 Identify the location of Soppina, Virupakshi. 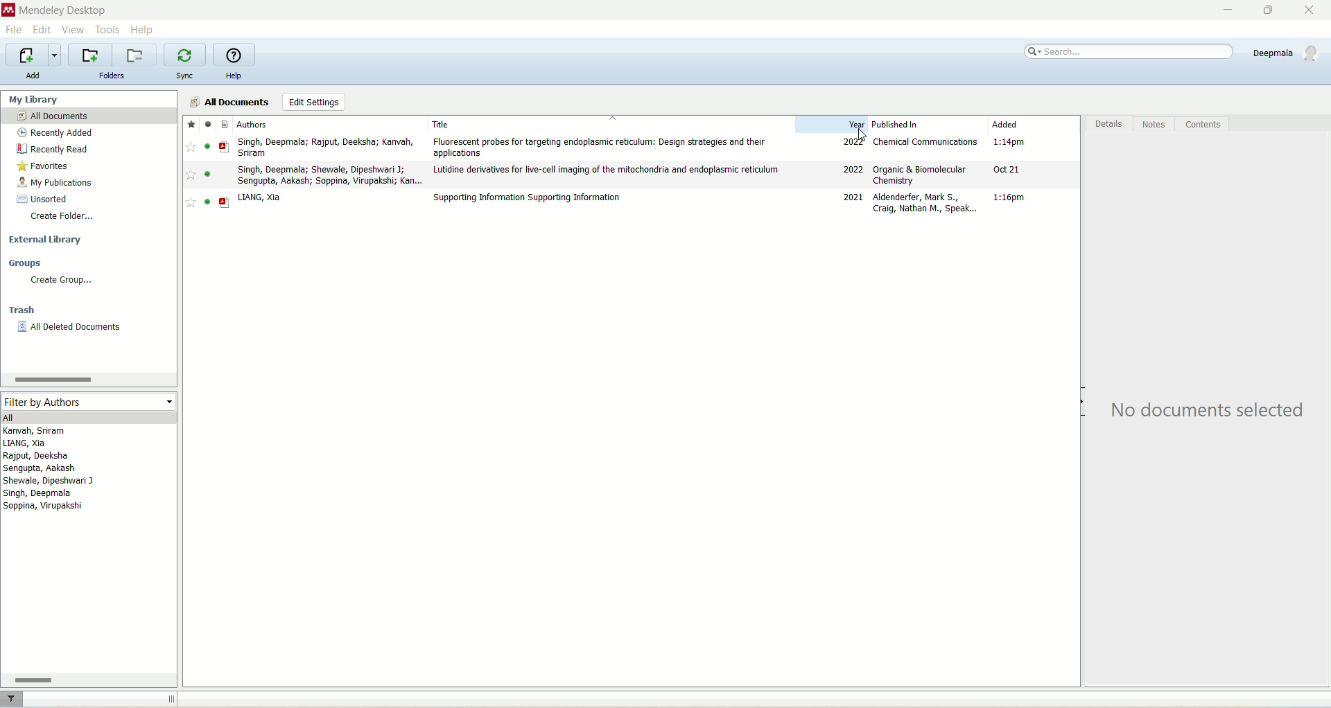
(42, 506).